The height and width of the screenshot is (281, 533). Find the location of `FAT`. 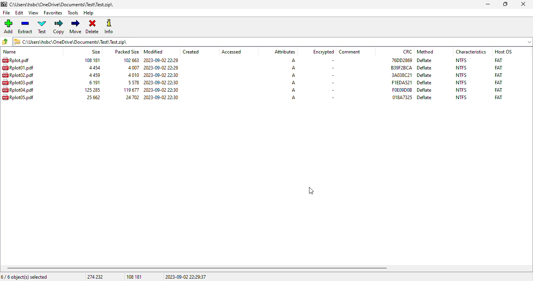

FAT is located at coordinates (498, 75).